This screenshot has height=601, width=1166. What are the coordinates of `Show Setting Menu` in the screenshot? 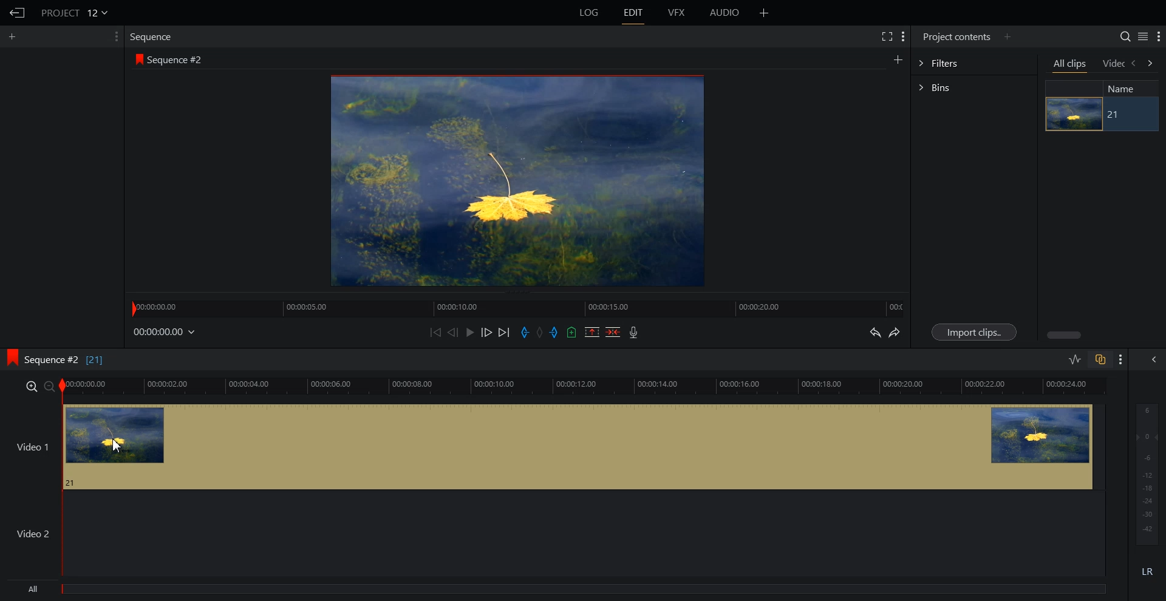 It's located at (904, 37).